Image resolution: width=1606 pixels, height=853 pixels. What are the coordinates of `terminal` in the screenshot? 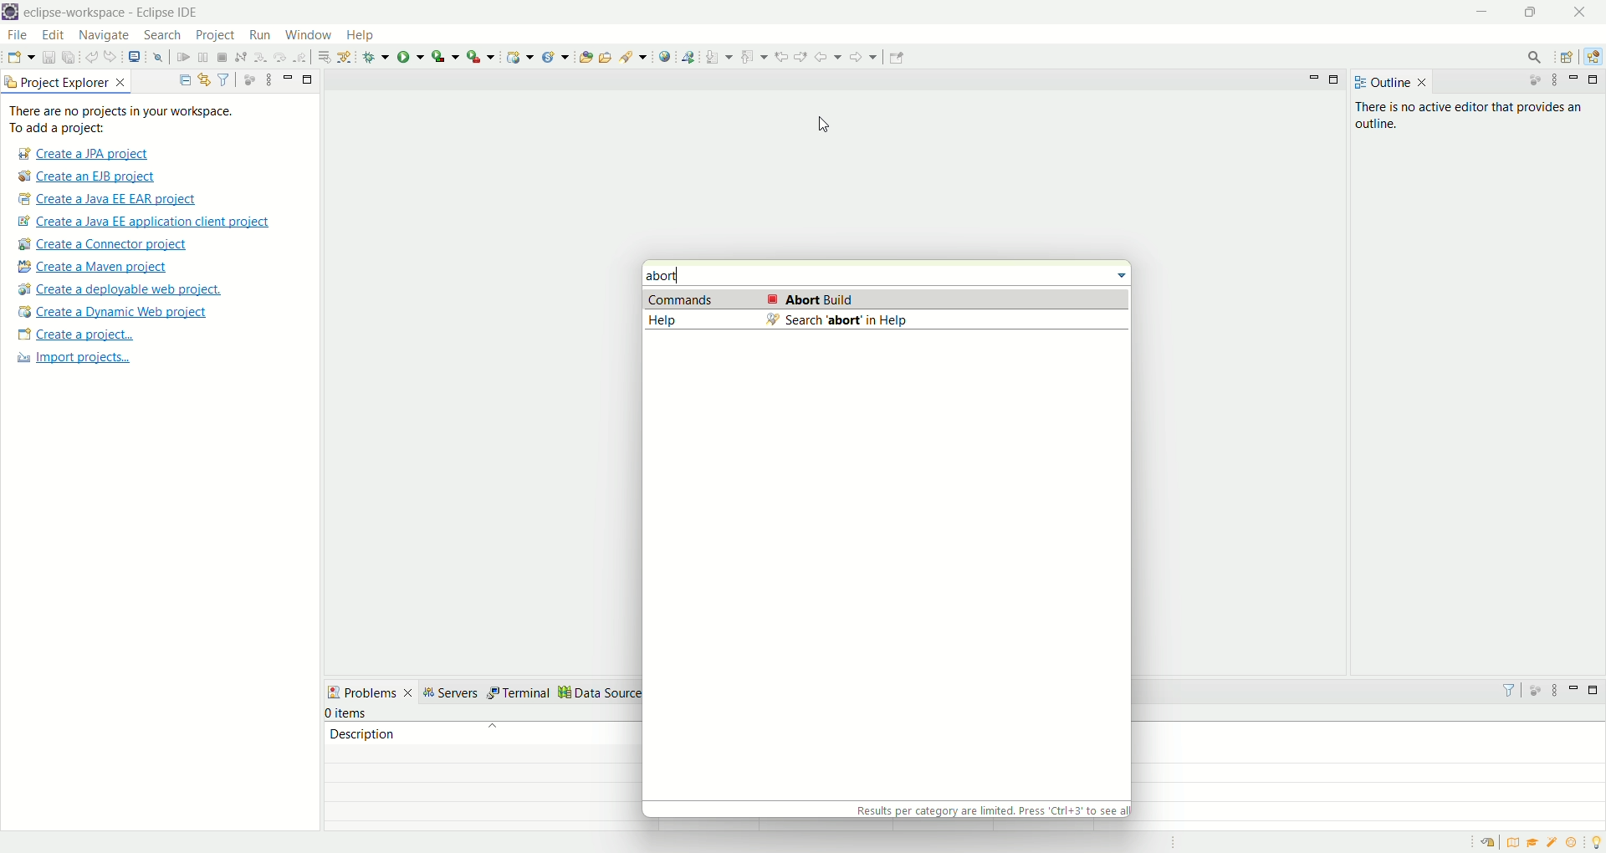 It's located at (521, 692).